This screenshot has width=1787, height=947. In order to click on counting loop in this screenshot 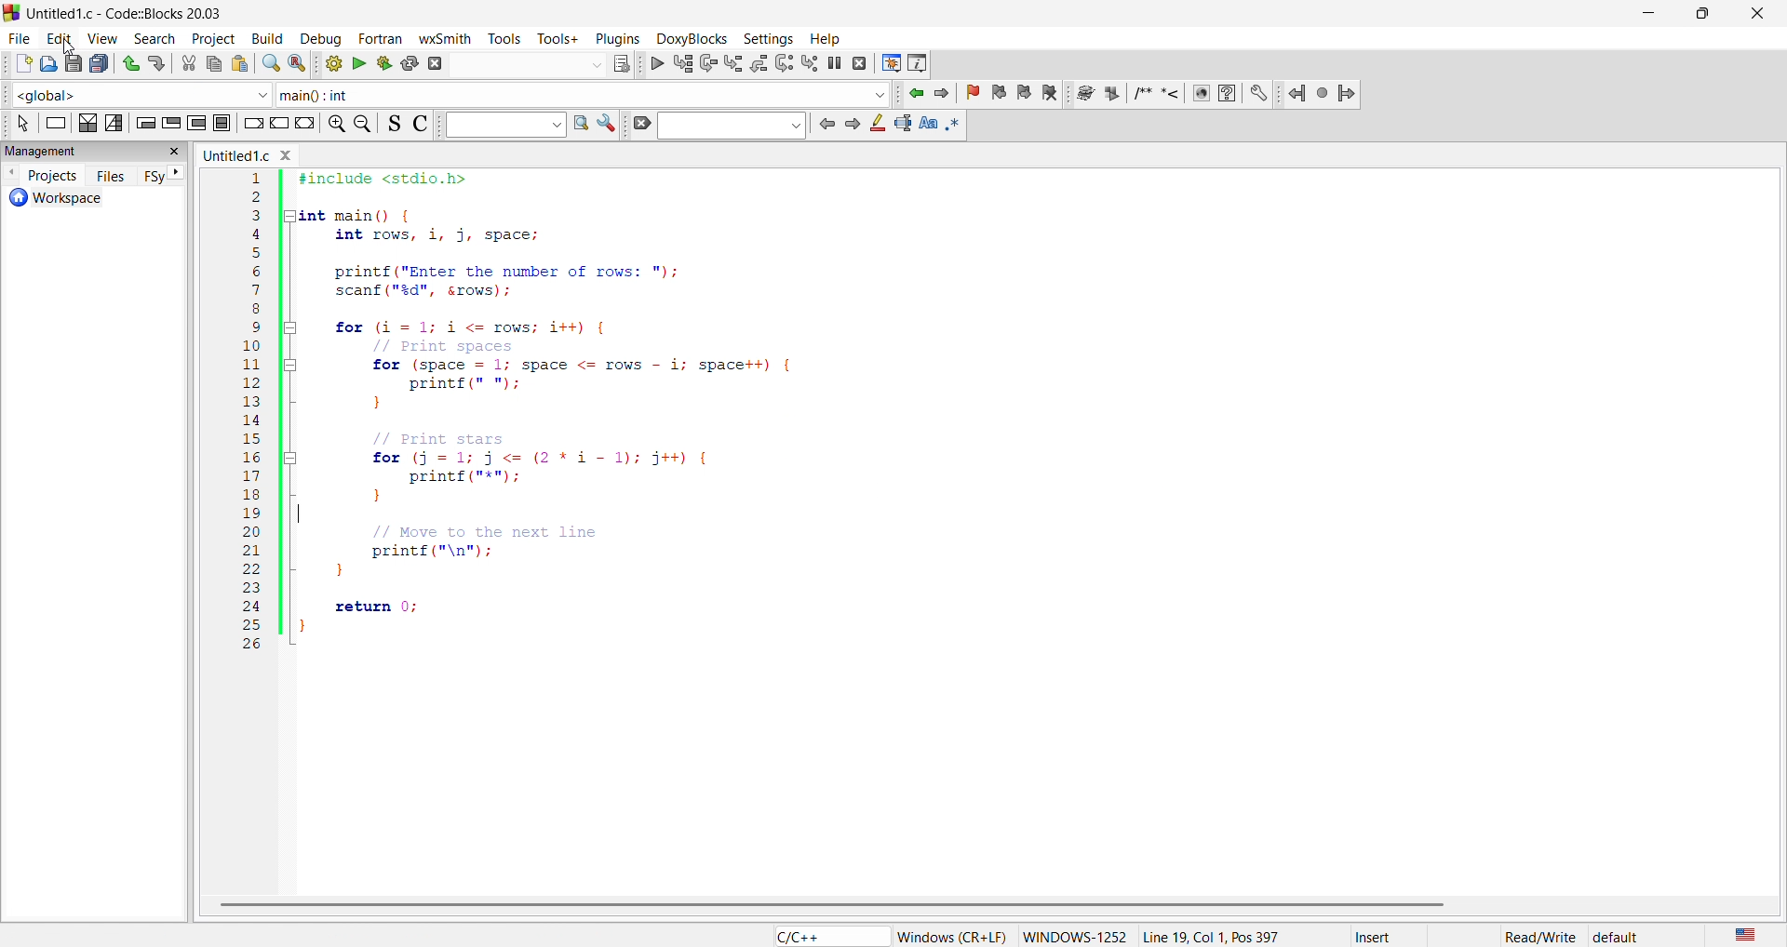, I will do `click(197, 123)`.